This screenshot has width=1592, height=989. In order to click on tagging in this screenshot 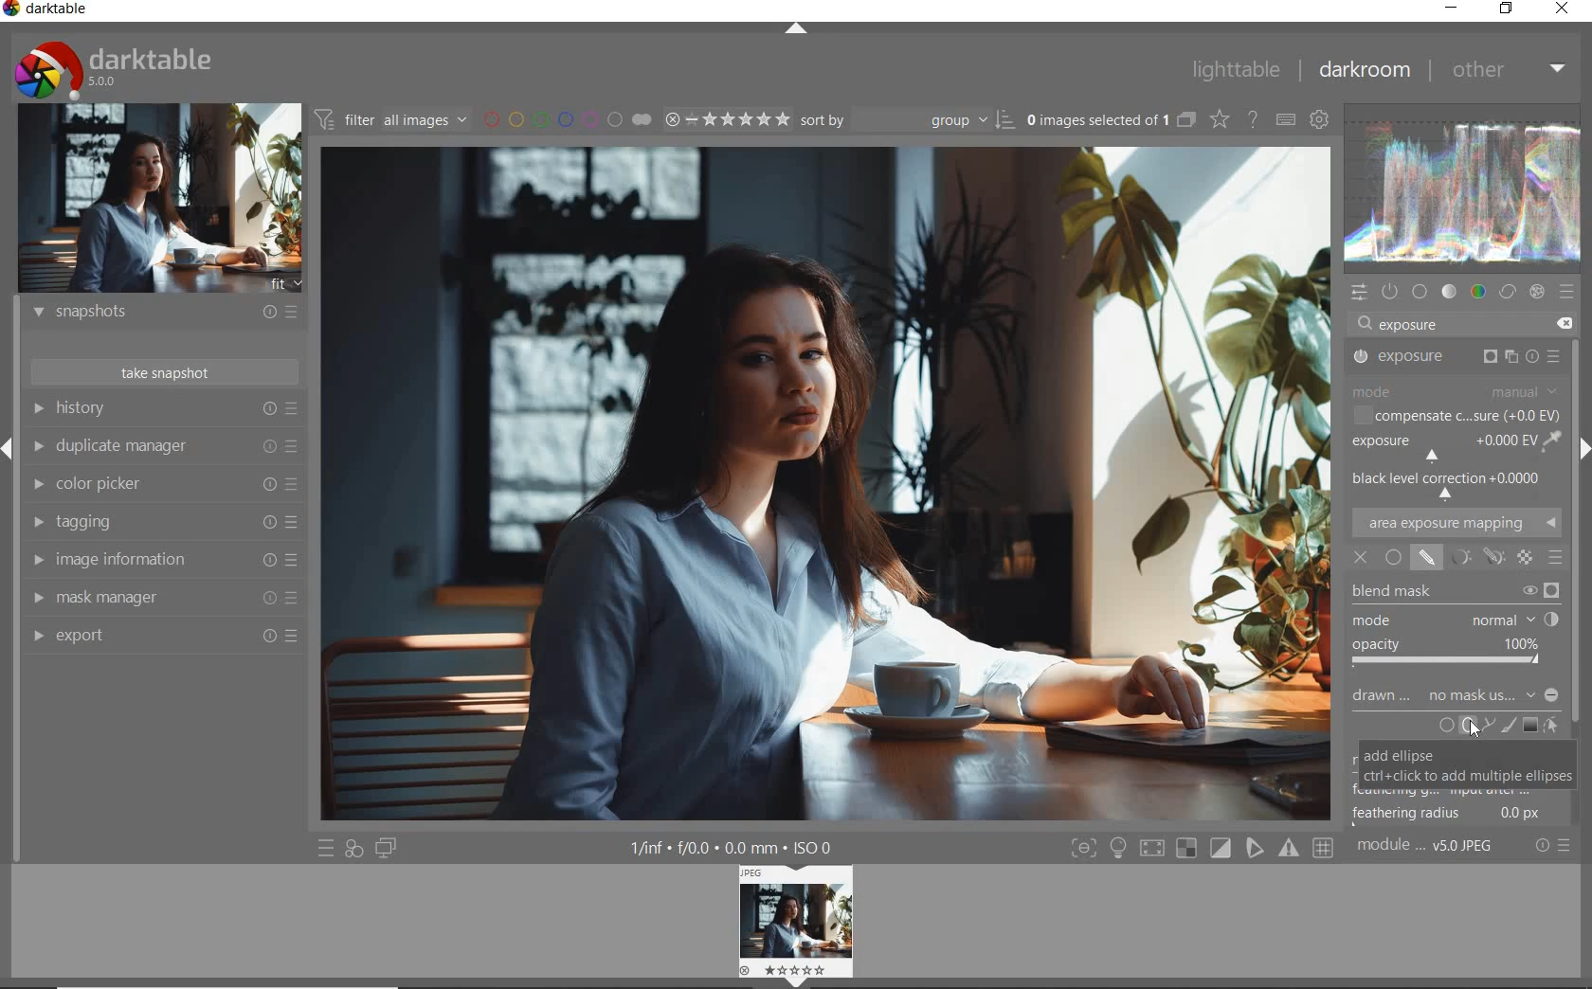, I will do `click(167, 523)`.